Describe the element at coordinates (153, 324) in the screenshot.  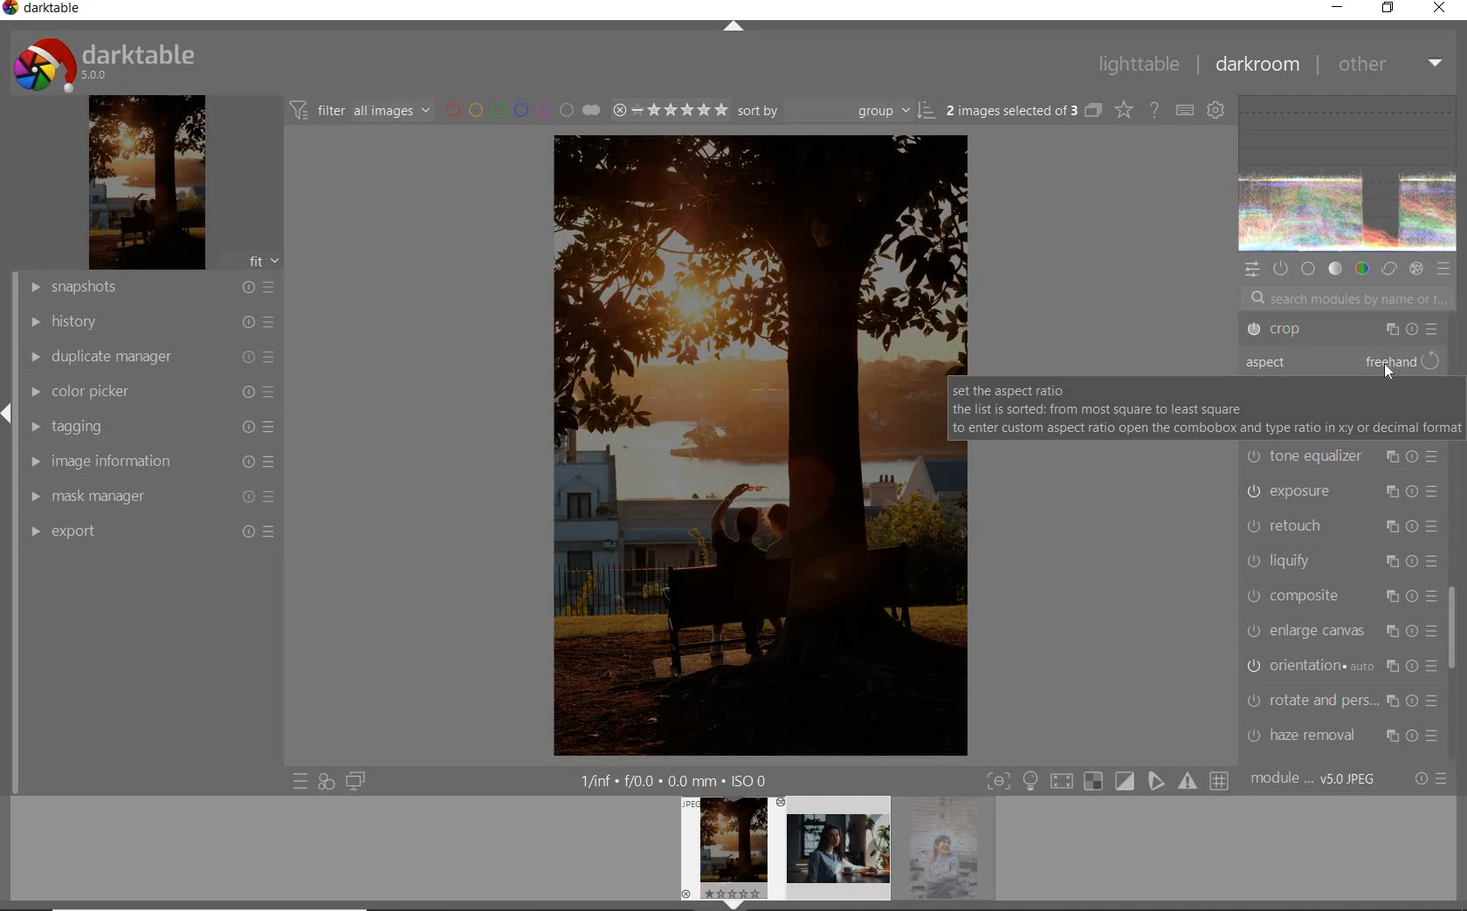
I see `history` at that location.